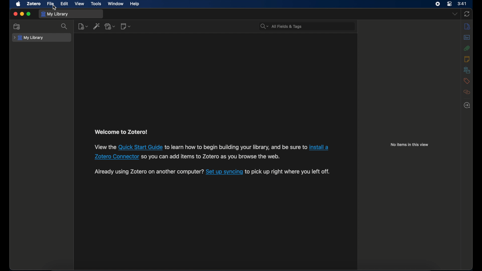 The height and width of the screenshot is (271, 482). Describe the element at coordinates (55, 14) in the screenshot. I see `my library` at that location.